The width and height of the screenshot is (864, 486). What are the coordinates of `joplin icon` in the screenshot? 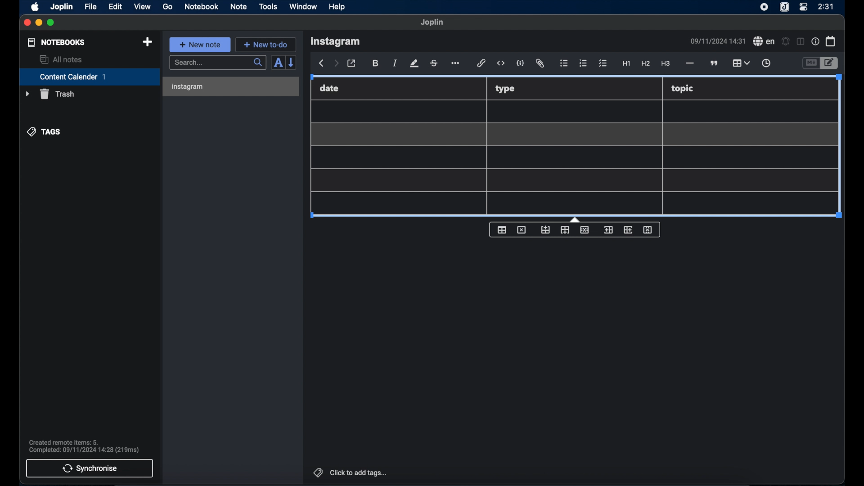 It's located at (784, 7).